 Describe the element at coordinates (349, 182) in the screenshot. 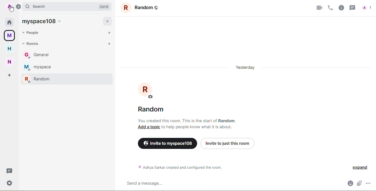

I see `emoji` at that location.